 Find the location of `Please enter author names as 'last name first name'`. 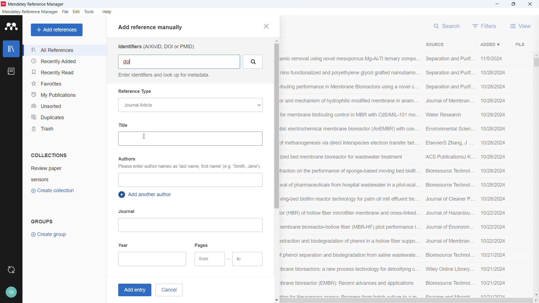

Please enter author names as 'last name first name' is located at coordinates (189, 167).